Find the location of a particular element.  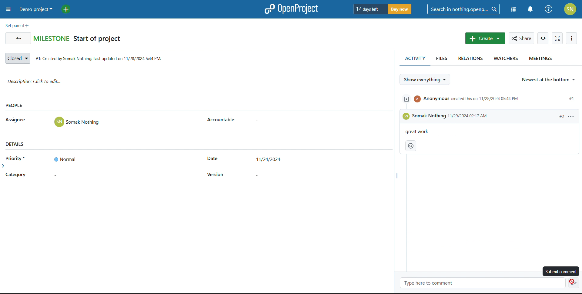

creation date is located at coordinates (101, 59).